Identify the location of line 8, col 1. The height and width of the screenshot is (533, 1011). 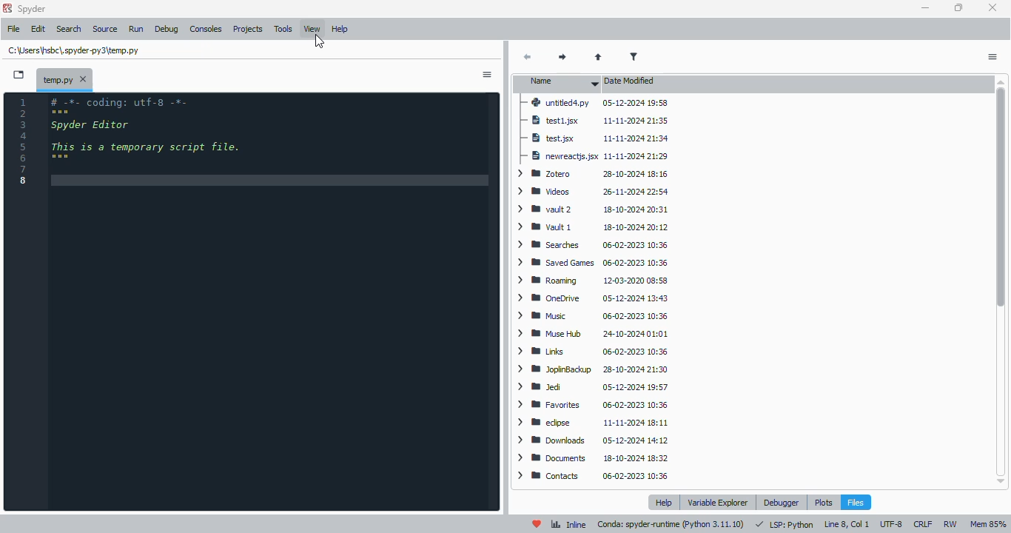
(847, 524).